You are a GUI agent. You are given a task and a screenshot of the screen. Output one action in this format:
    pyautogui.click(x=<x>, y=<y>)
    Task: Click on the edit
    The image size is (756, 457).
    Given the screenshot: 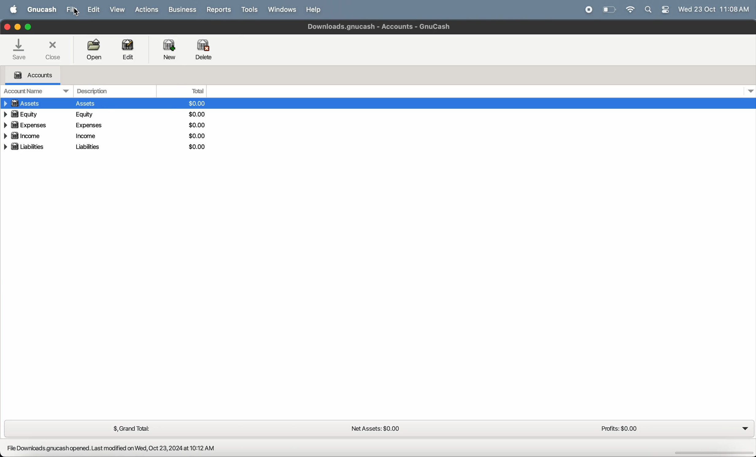 What is the action you would take?
    pyautogui.click(x=127, y=50)
    